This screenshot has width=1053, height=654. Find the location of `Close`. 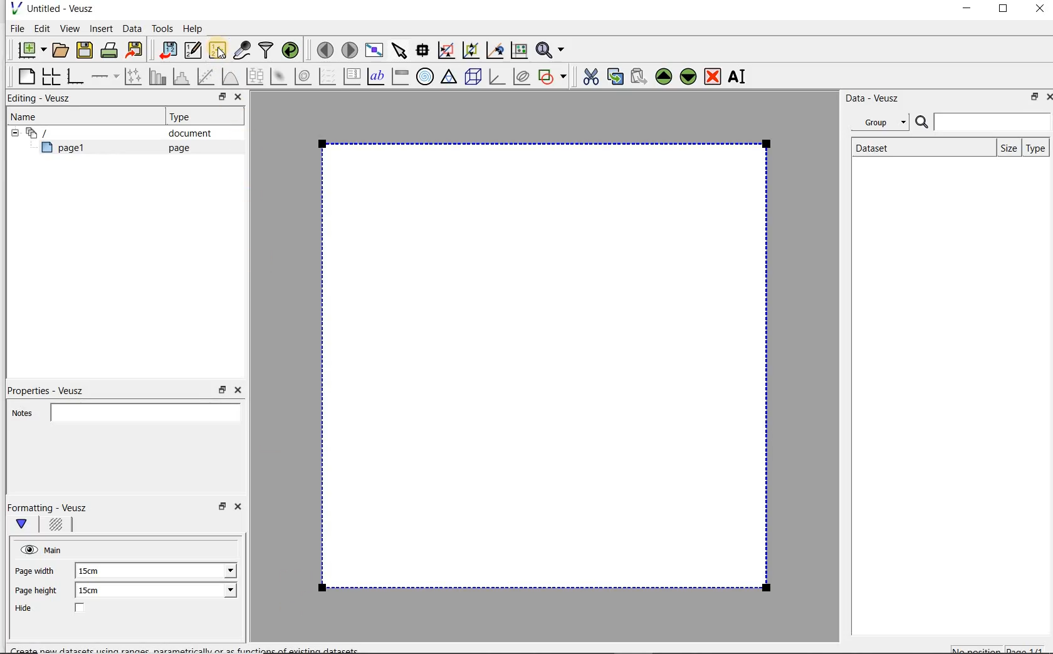

Close is located at coordinates (237, 98).